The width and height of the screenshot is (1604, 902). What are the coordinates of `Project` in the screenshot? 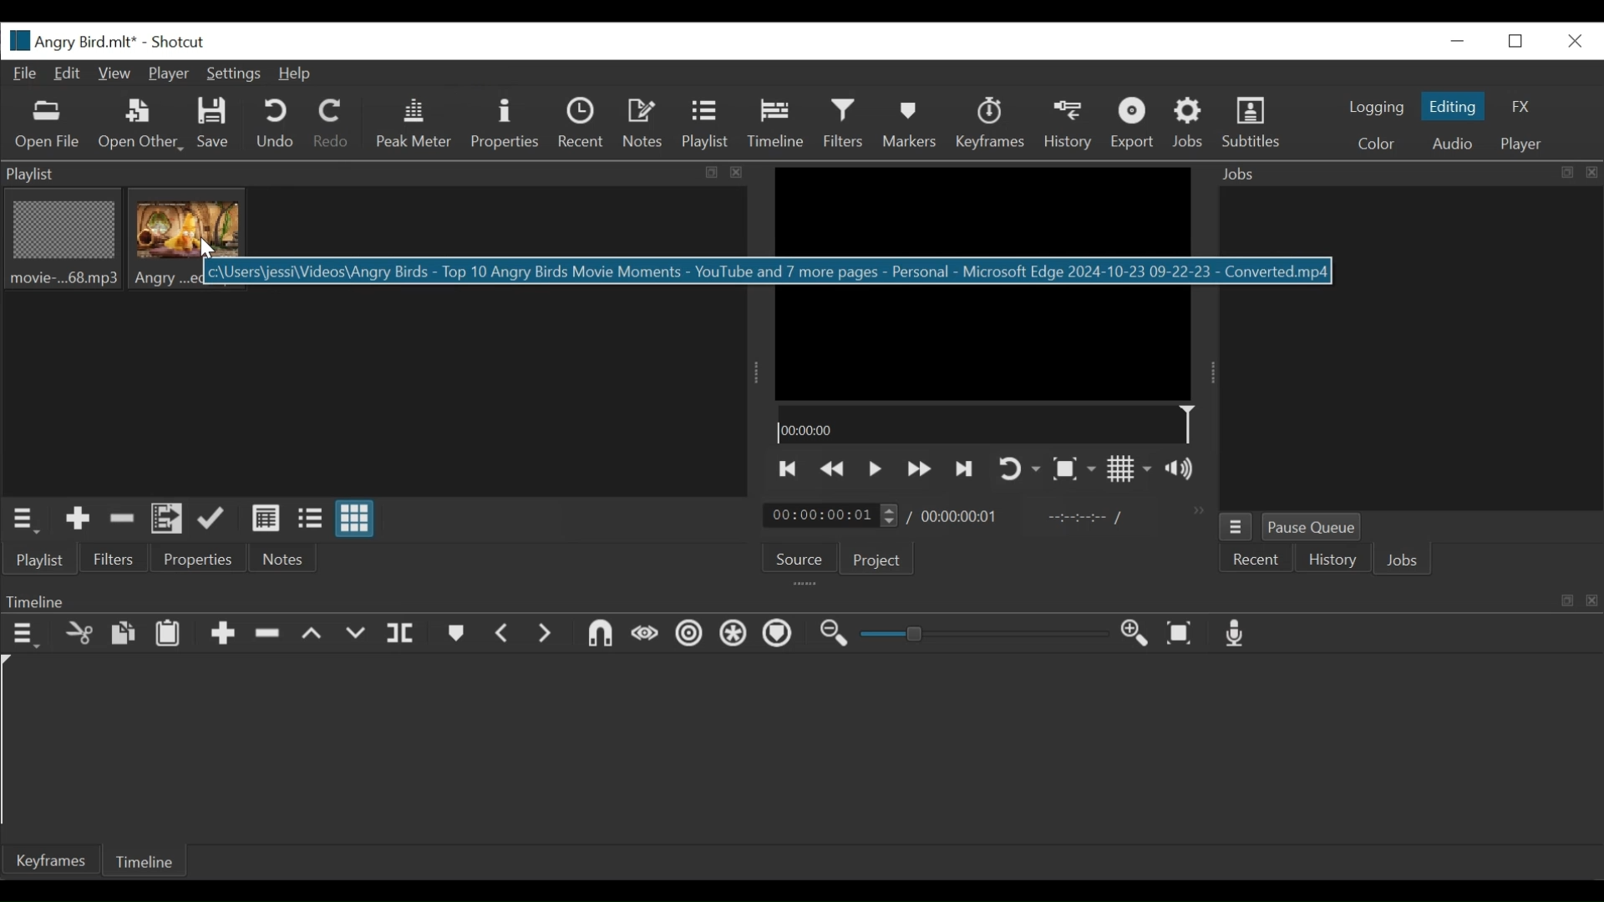 It's located at (878, 560).